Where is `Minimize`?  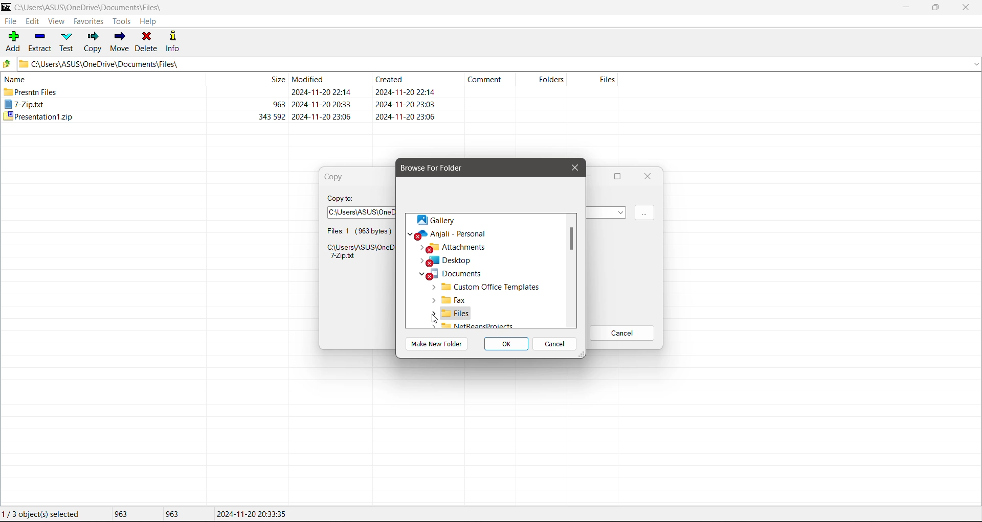
Minimize is located at coordinates (593, 177).